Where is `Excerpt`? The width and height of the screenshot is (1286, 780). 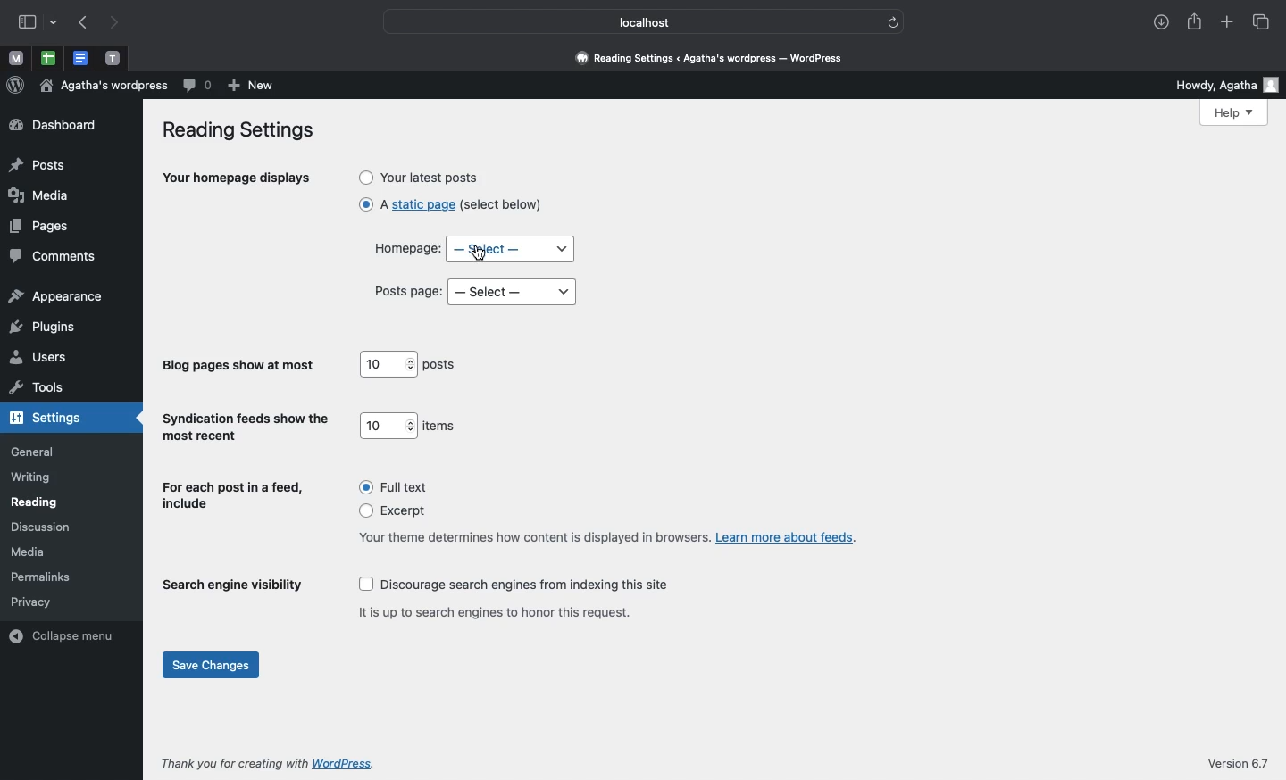 Excerpt is located at coordinates (399, 512).